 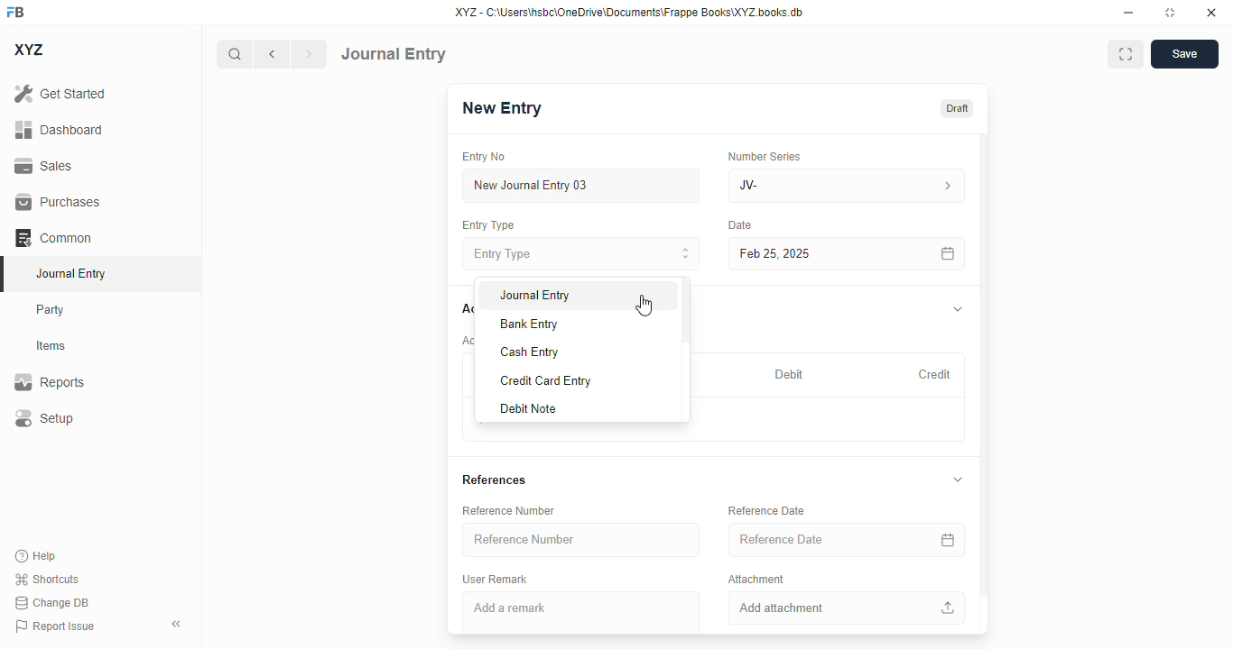 What do you see at coordinates (821, 254) in the screenshot?
I see `feb 25, 2025` at bounding box center [821, 254].